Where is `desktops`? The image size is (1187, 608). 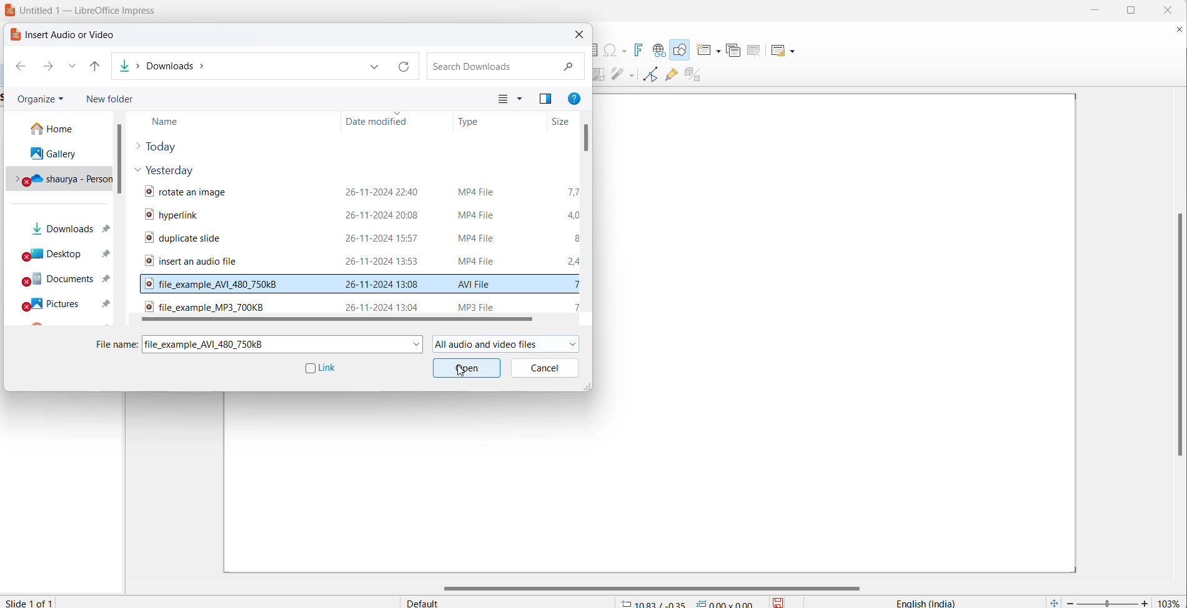
desktops is located at coordinates (66, 253).